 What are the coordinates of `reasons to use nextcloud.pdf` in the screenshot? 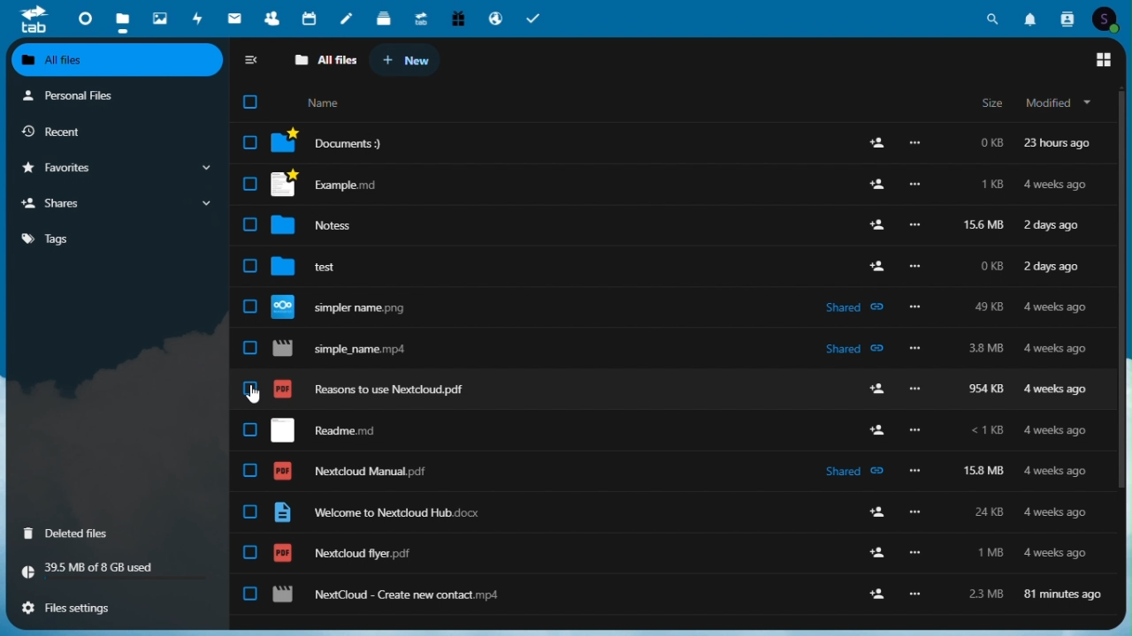 It's located at (373, 389).